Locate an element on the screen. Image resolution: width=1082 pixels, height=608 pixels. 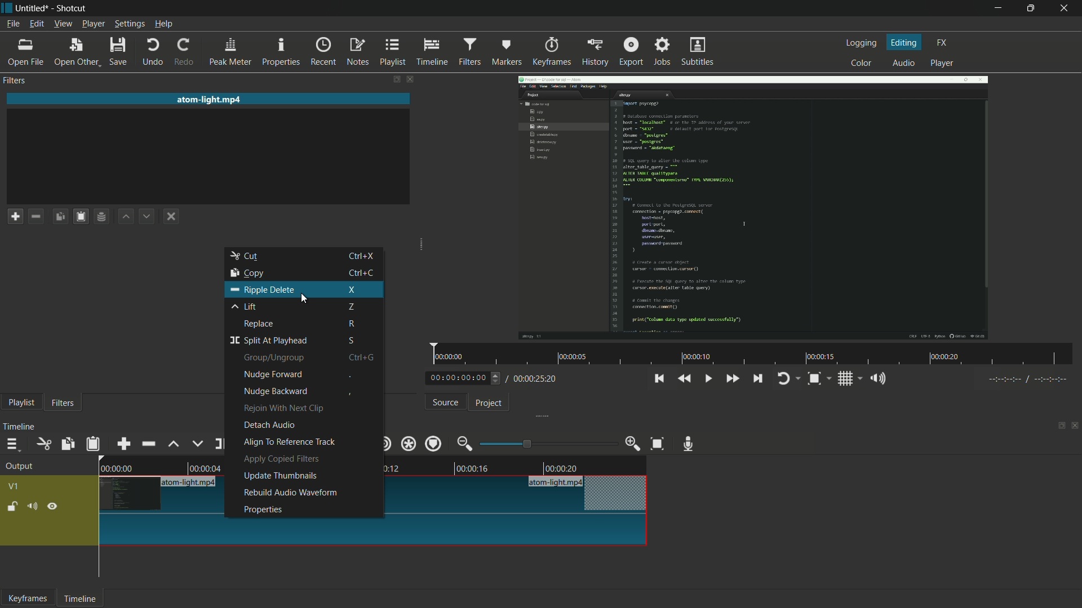
zoom timeline to fit is located at coordinates (813, 379).